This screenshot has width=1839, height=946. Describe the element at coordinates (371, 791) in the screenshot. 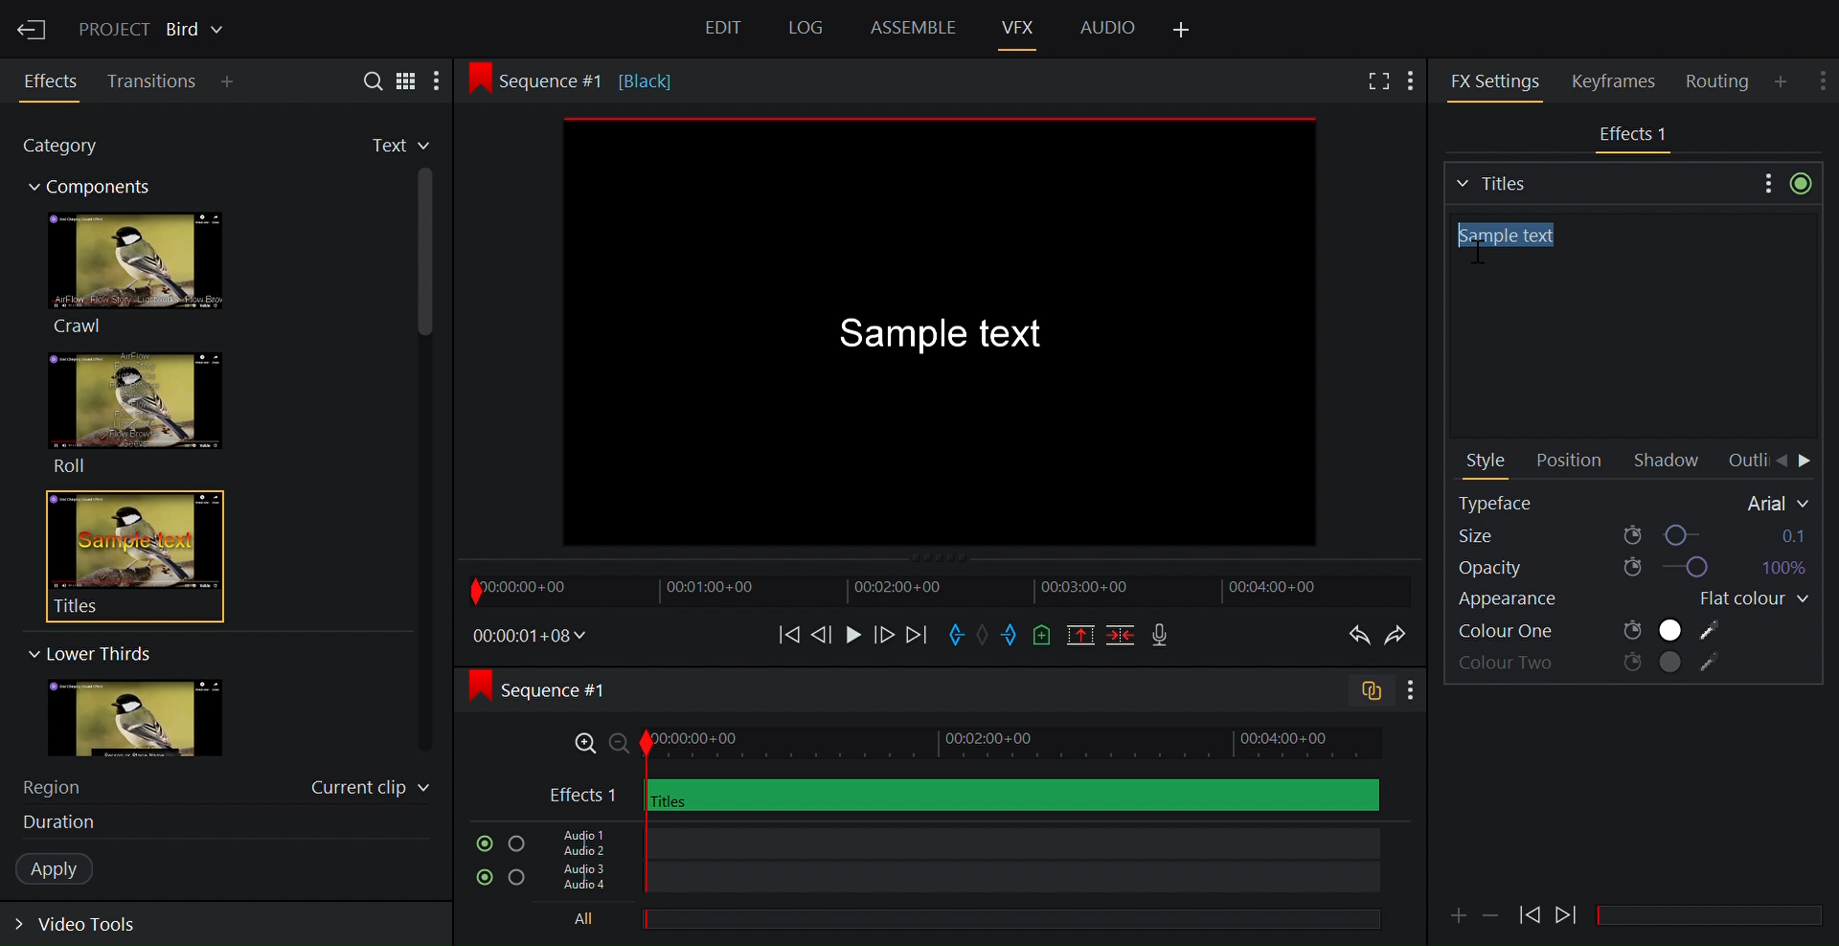

I see `Current clip` at that location.